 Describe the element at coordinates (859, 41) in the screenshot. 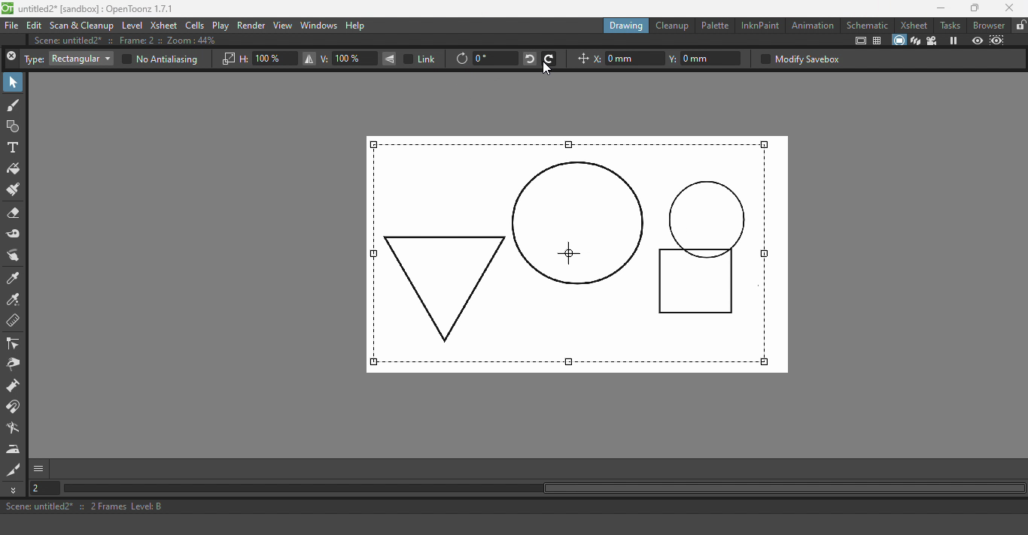

I see `Safe area` at that location.